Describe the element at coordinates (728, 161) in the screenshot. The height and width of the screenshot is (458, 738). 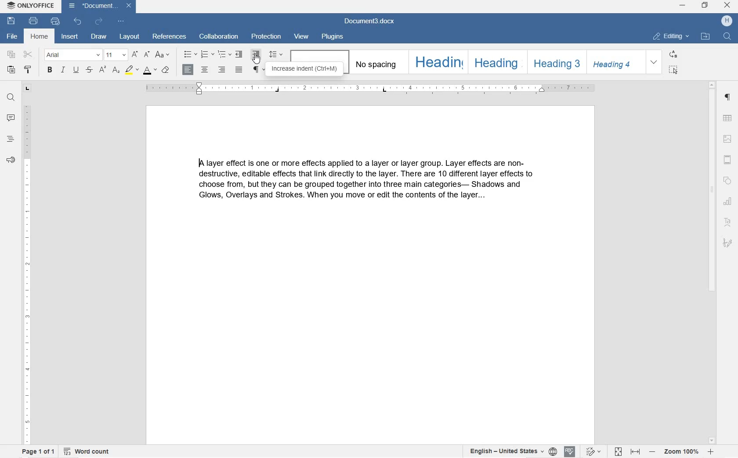
I see `HEADERS & FOOTERS` at that location.